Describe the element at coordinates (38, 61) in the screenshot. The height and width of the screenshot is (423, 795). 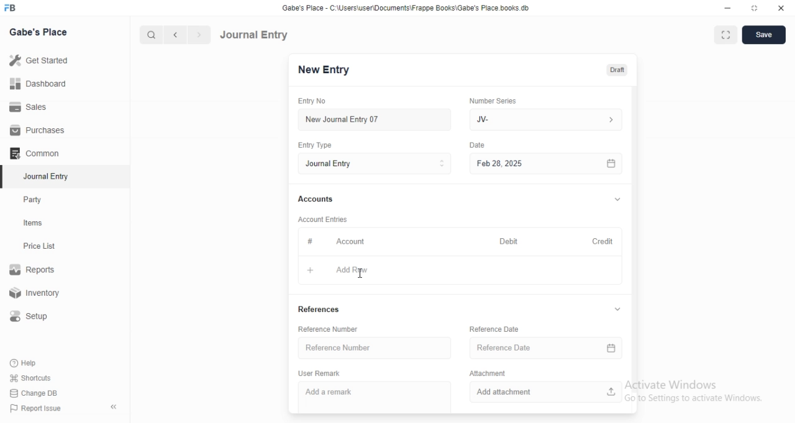
I see `Get Started` at that location.